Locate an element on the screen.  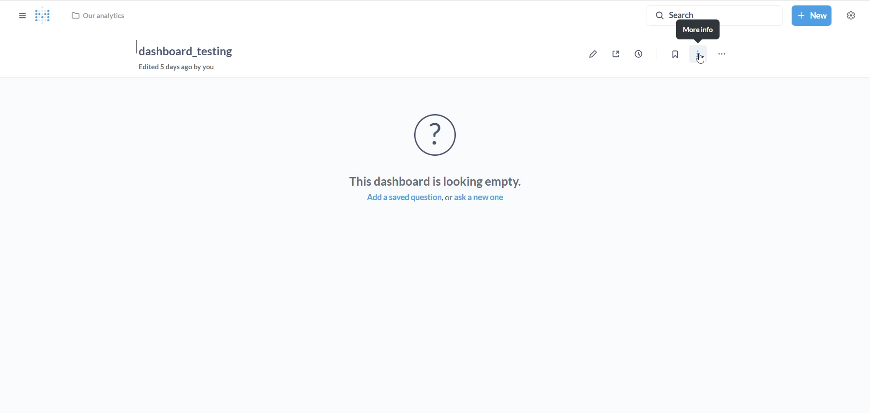
empty icon is located at coordinates (441, 136).